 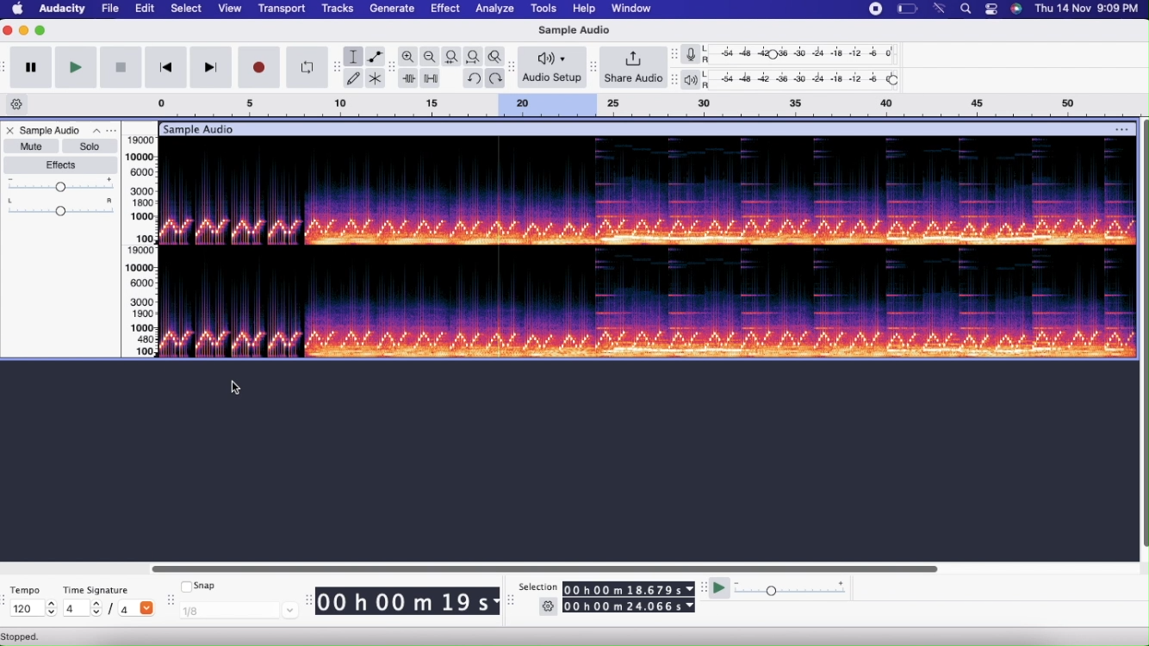 What do you see at coordinates (992, 9) in the screenshot?
I see `control panel` at bounding box center [992, 9].